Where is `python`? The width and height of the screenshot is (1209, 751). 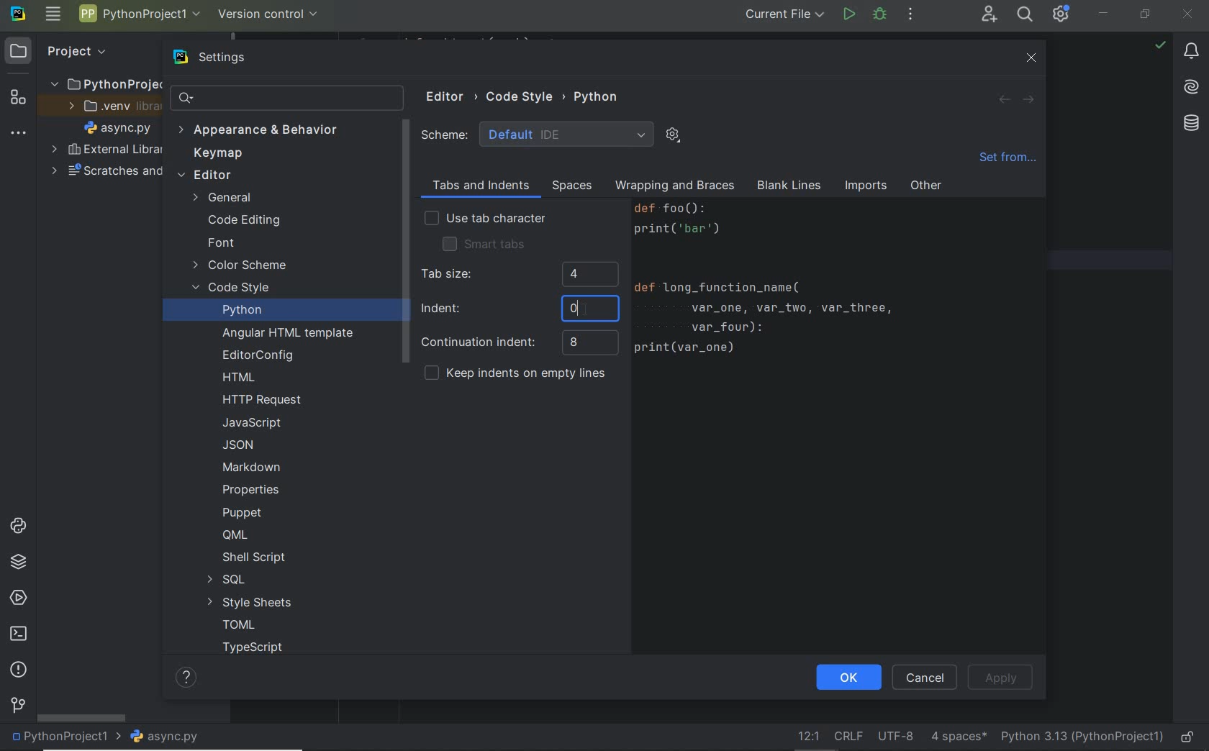
python is located at coordinates (242, 309).